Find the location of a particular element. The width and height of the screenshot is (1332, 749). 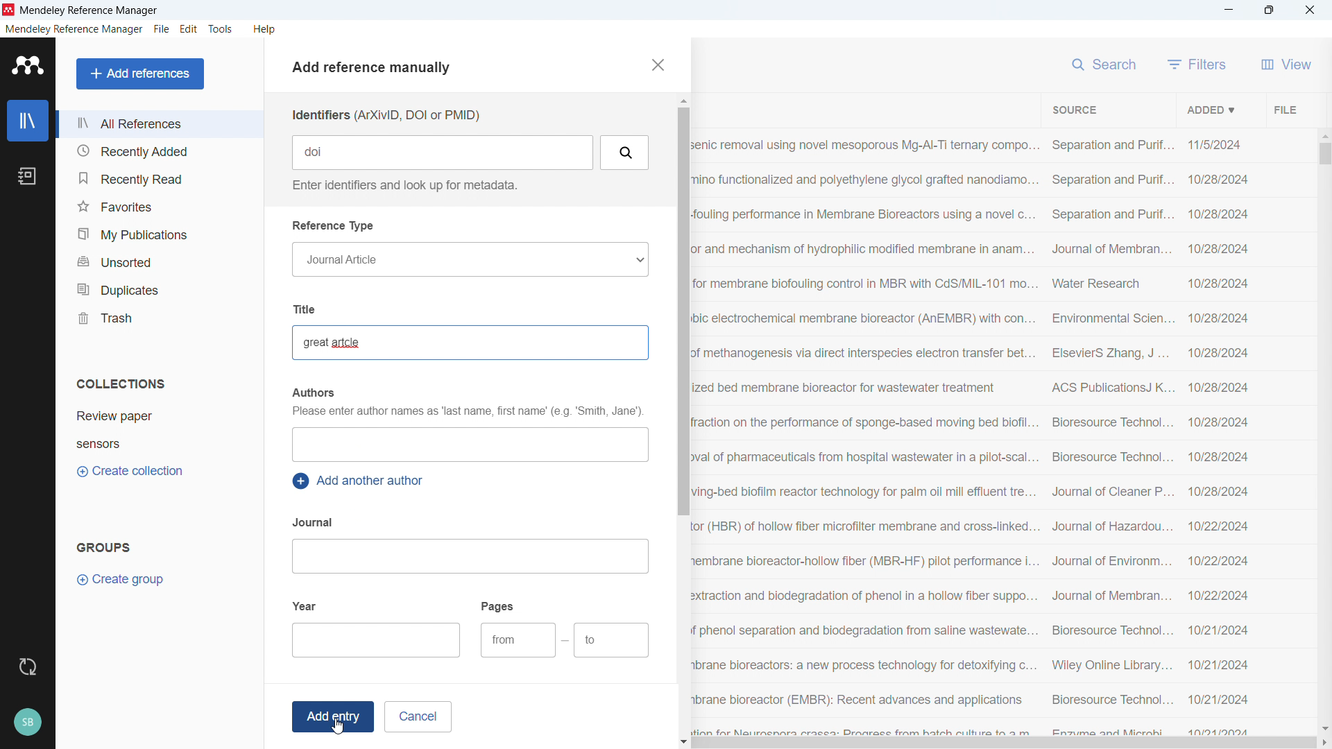

cancel  is located at coordinates (418, 716).